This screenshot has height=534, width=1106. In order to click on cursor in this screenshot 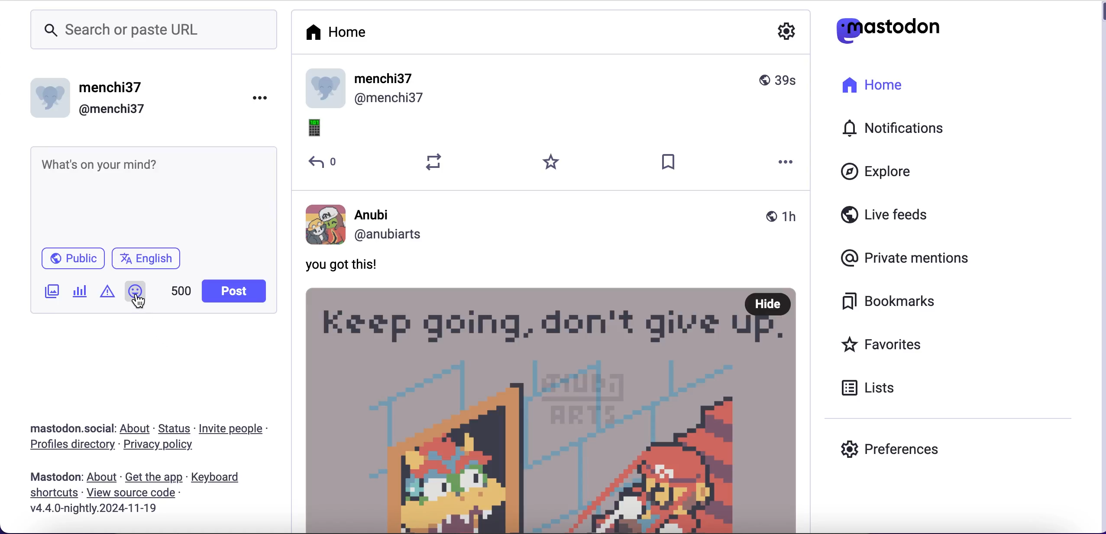, I will do `click(140, 304)`.